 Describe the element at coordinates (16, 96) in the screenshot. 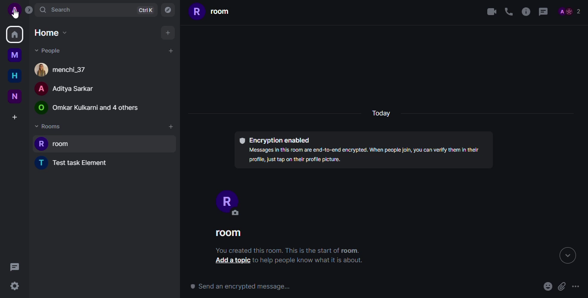

I see `new` at that location.